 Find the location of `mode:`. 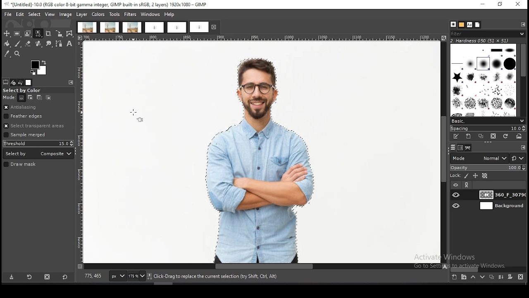

mode: is located at coordinates (10, 98).